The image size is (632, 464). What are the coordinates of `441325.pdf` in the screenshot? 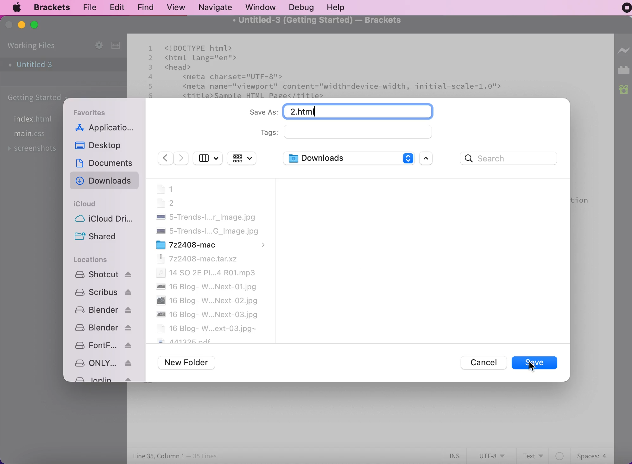 It's located at (185, 341).